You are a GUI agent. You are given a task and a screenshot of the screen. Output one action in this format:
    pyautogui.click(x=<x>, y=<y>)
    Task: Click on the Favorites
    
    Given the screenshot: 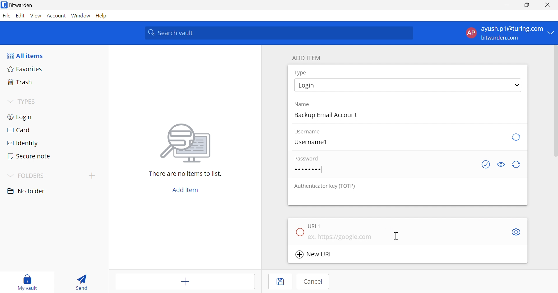 What is the action you would take?
    pyautogui.click(x=26, y=69)
    